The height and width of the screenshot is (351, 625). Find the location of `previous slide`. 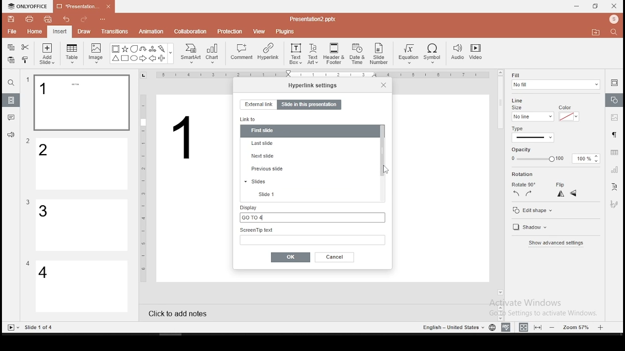

previous slide is located at coordinates (309, 169).